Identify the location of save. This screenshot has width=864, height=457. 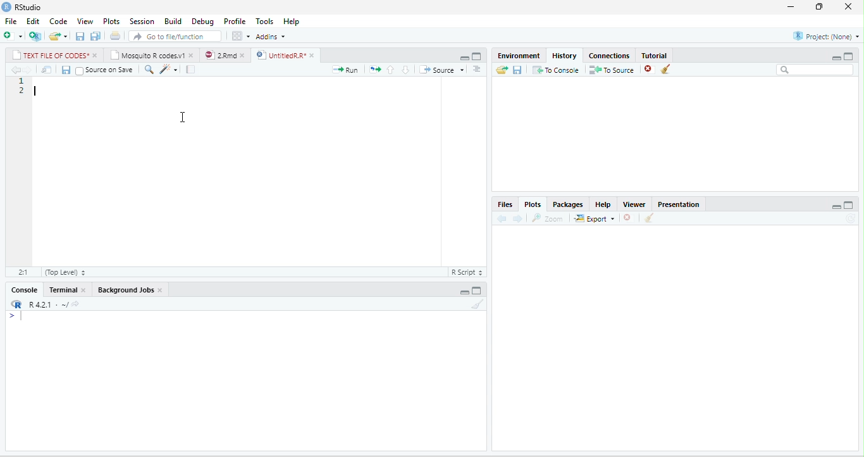
(66, 70).